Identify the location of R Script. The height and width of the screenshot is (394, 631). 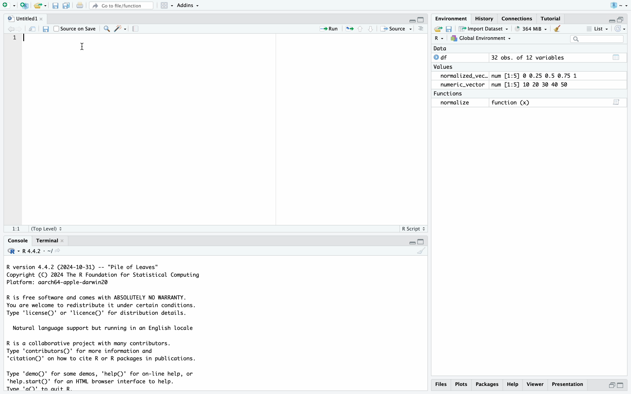
(413, 228).